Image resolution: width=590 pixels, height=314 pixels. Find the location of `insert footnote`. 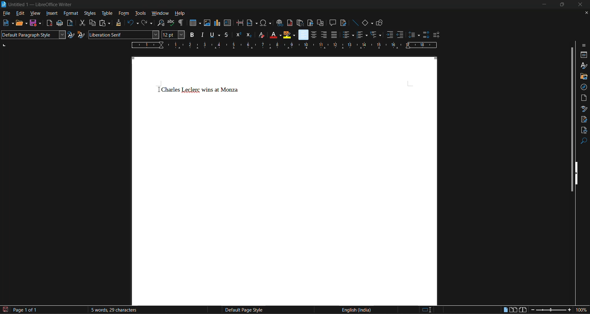

insert footnote is located at coordinates (289, 23).